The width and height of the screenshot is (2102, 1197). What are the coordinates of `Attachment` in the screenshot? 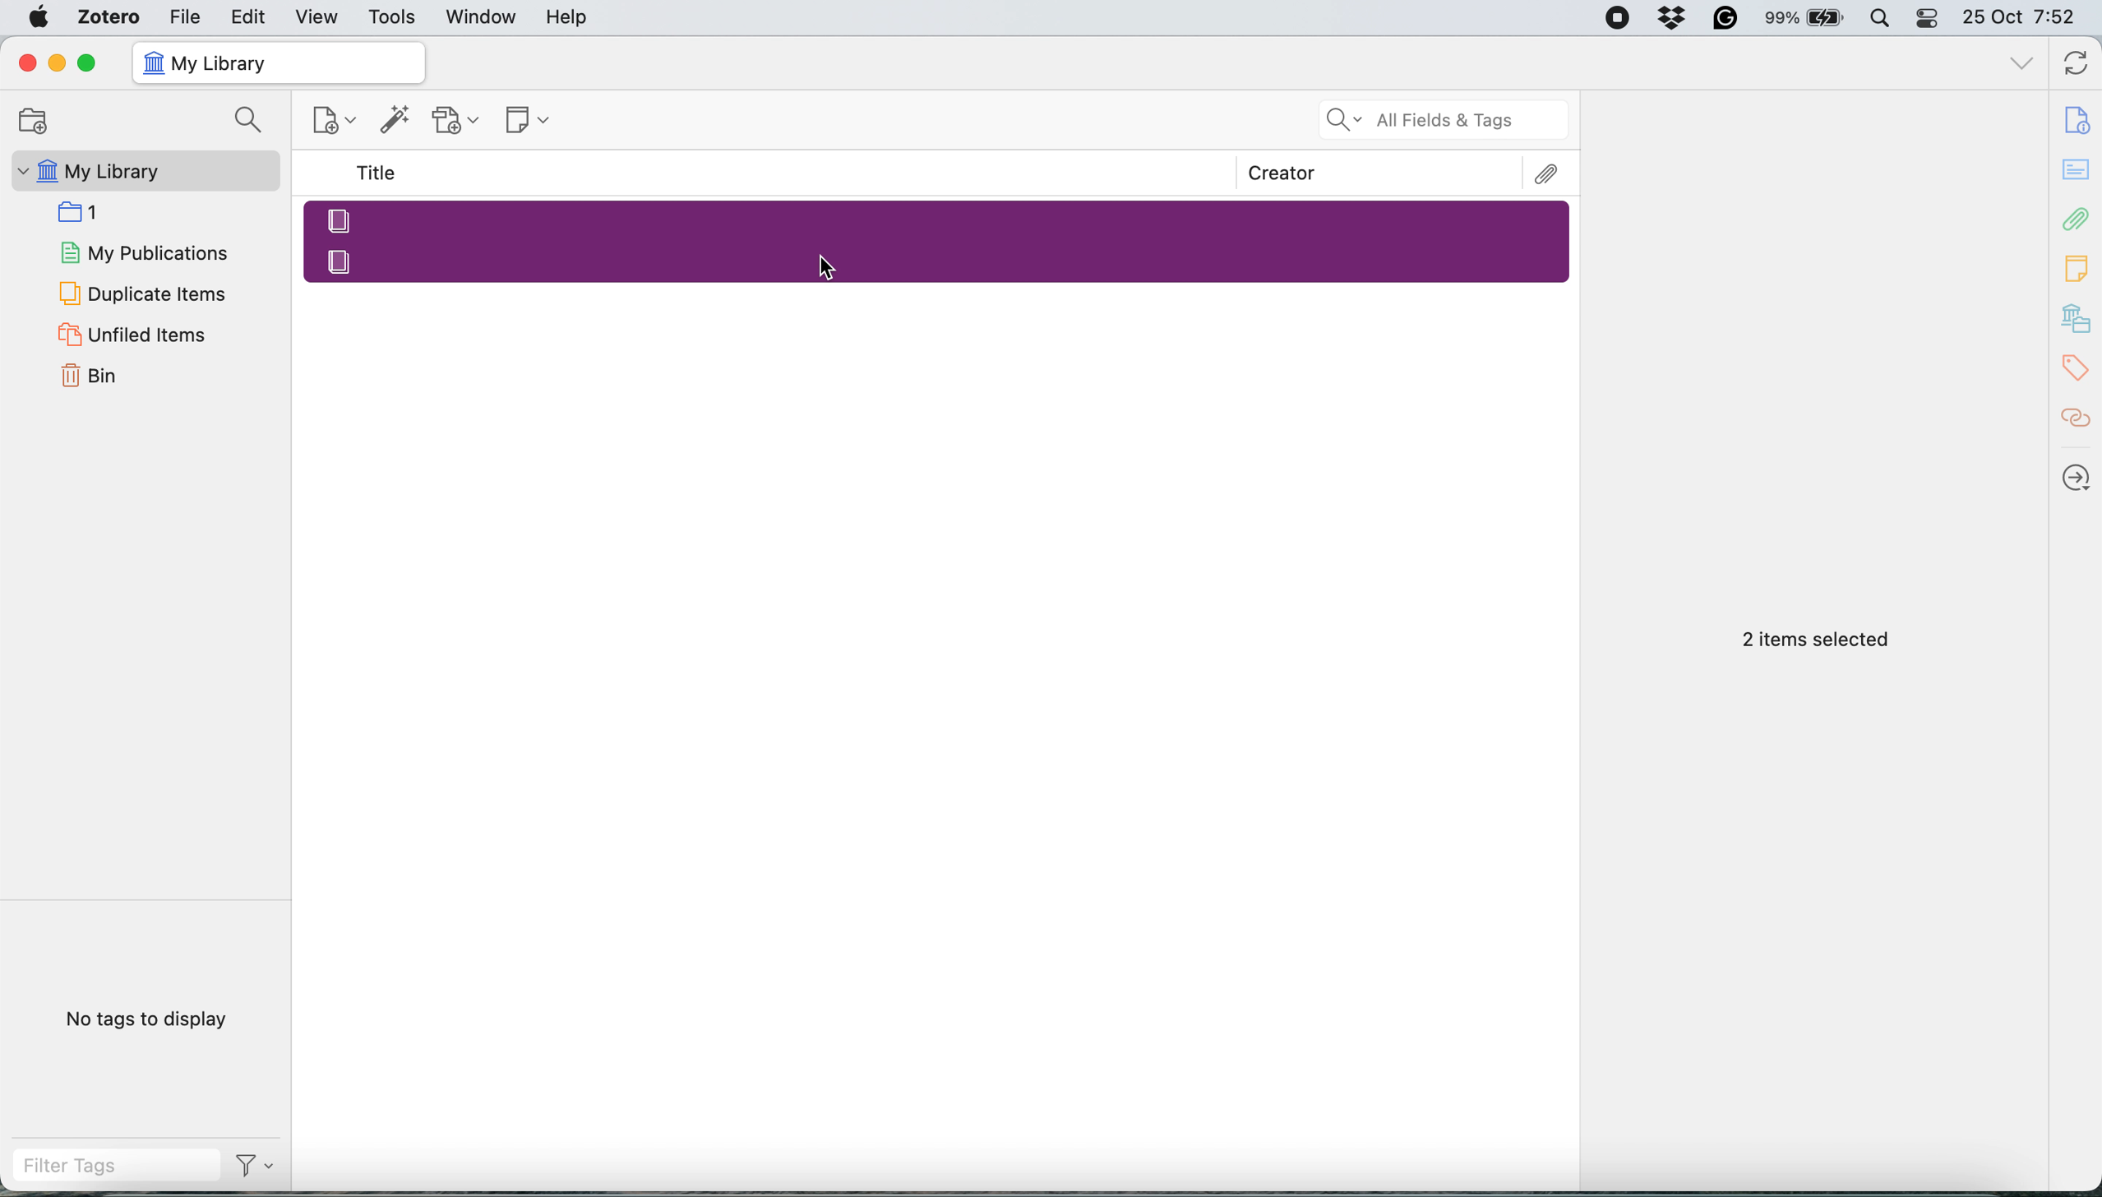 It's located at (2077, 218).